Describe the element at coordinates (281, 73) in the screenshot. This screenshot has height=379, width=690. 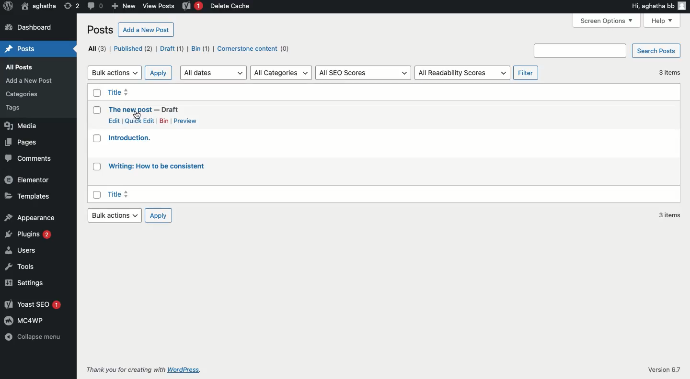
I see `All categories` at that location.